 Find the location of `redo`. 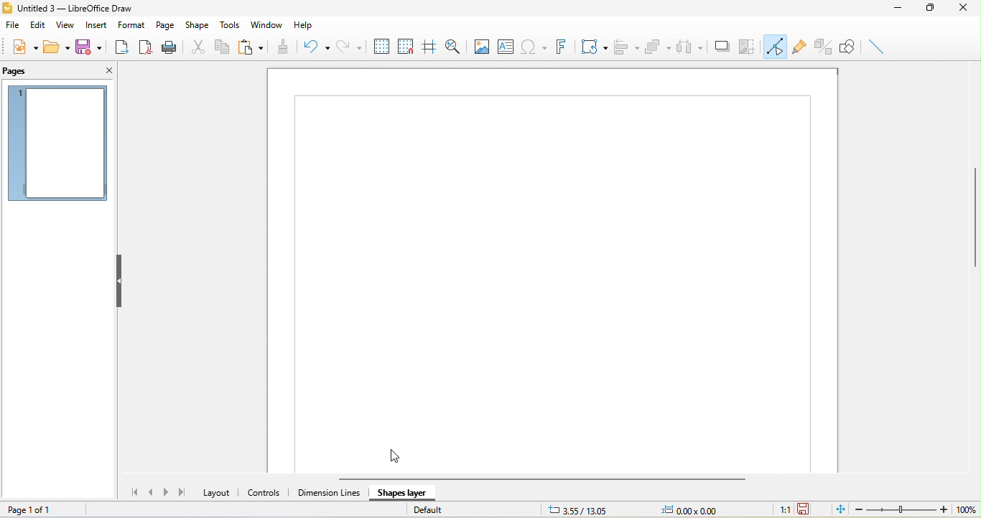

redo is located at coordinates (348, 45).